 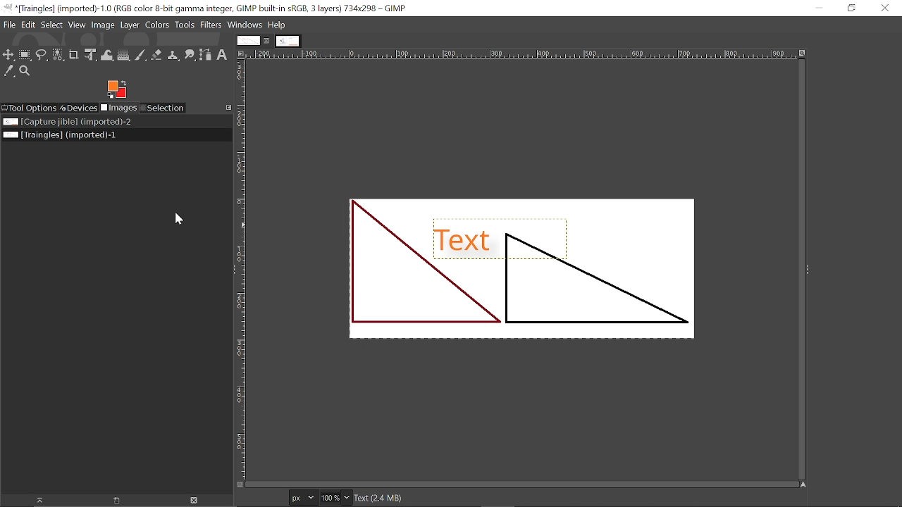 What do you see at coordinates (211, 25) in the screenshot?
I see `Filters` at bounding box center [211, 25].